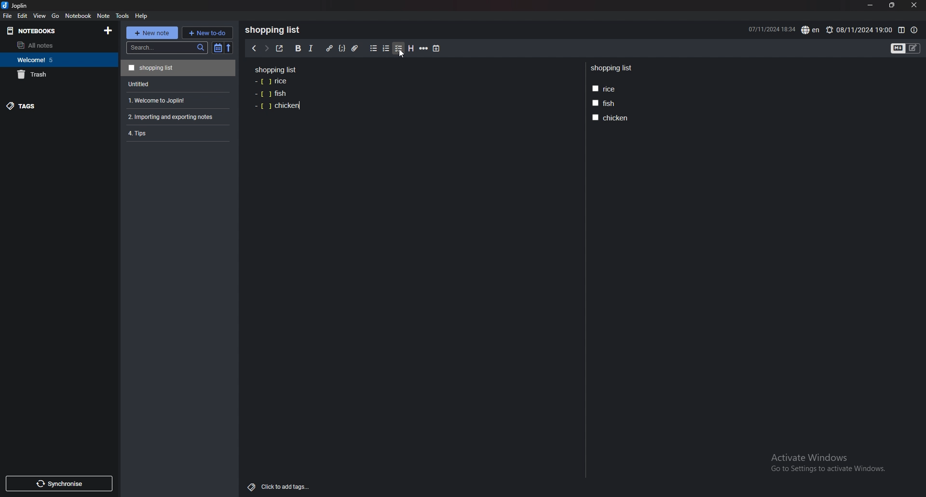 The image size is (926, 497). I want to click on Chicken, so click(278, 106).